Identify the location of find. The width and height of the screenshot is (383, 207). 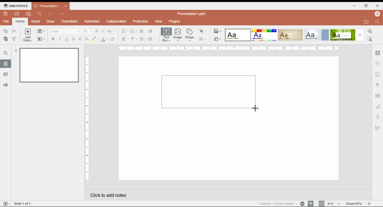
(5, 53).